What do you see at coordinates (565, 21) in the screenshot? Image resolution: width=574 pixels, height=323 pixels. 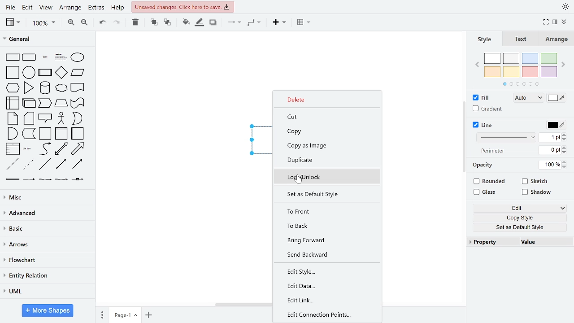 I see `collapse` at bounding box center [565, 21].